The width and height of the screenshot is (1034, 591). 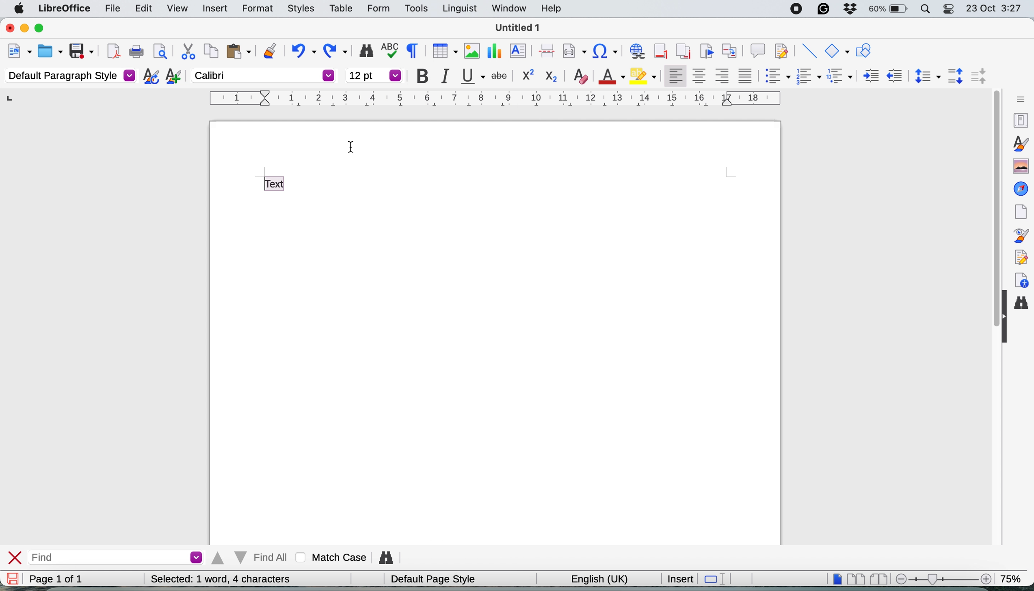 What do you see at coordinates (253, 7) in the screenshot?
I see `format` at bounding box center [253, 7].